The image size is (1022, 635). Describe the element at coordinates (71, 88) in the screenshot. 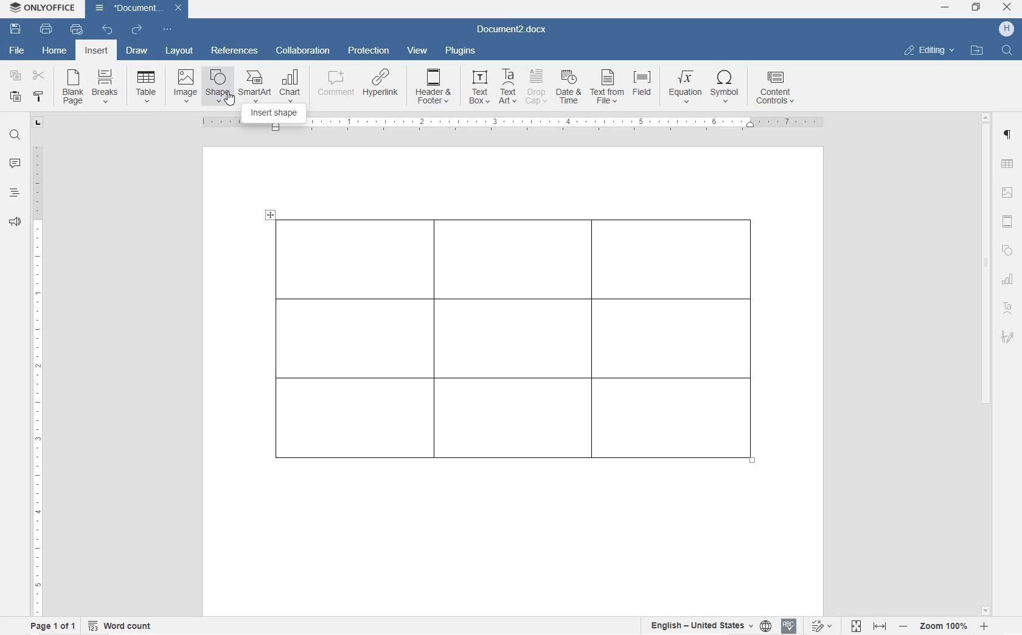

I see `blank page` at that location.